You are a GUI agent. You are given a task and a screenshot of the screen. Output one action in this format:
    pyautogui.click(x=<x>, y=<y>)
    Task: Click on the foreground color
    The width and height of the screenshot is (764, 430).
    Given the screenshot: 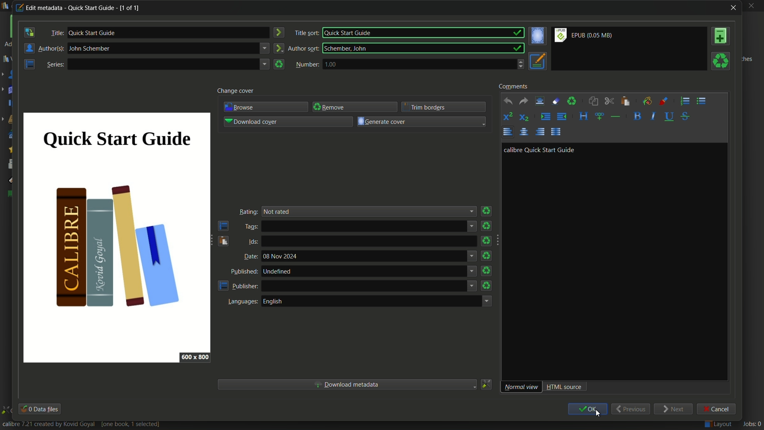 What is the action you would take?
    pyautogui.click(x=662, y=101)
    